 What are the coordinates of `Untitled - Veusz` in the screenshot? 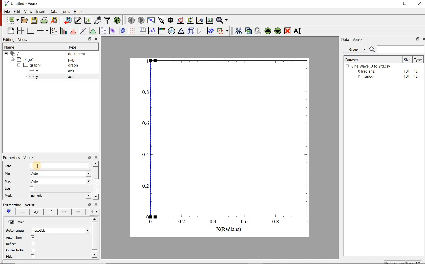 It's located at (25, 3).